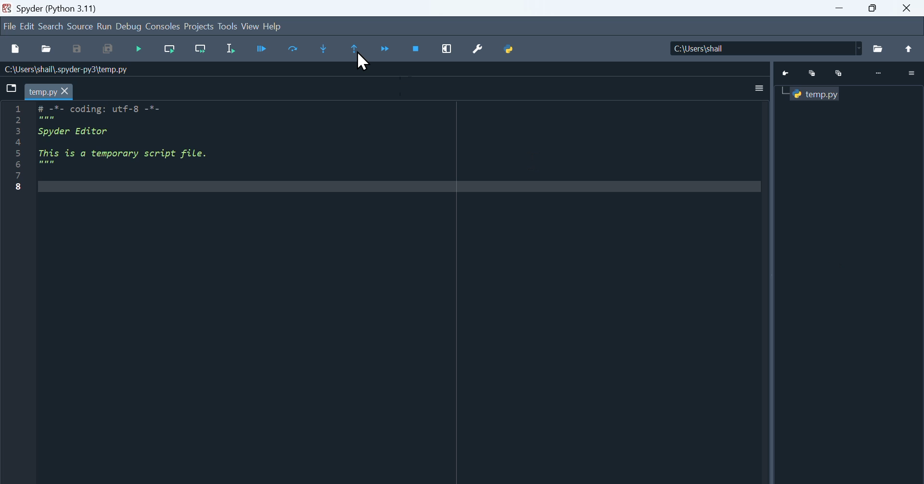  Describe the element at coordinates (912, 73) in the screenshot. I see `Settings` at that location.